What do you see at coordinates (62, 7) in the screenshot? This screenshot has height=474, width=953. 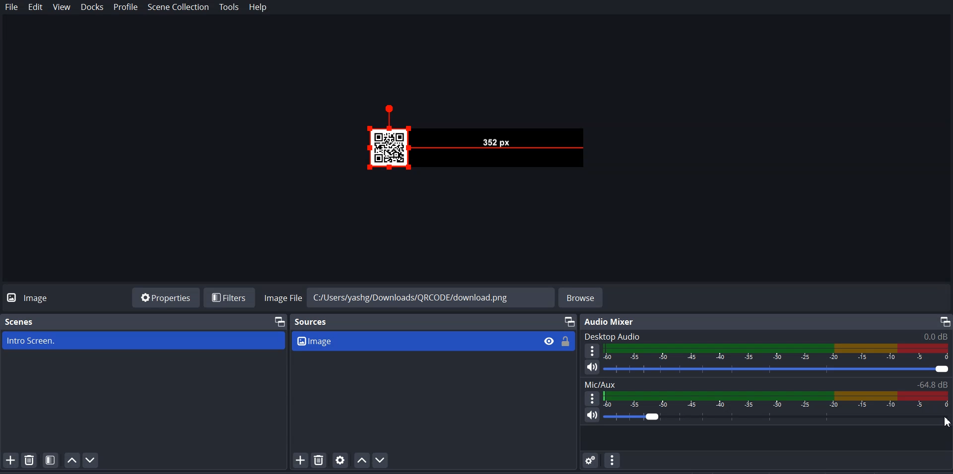 I see `View` at bounding box center [62, 7].